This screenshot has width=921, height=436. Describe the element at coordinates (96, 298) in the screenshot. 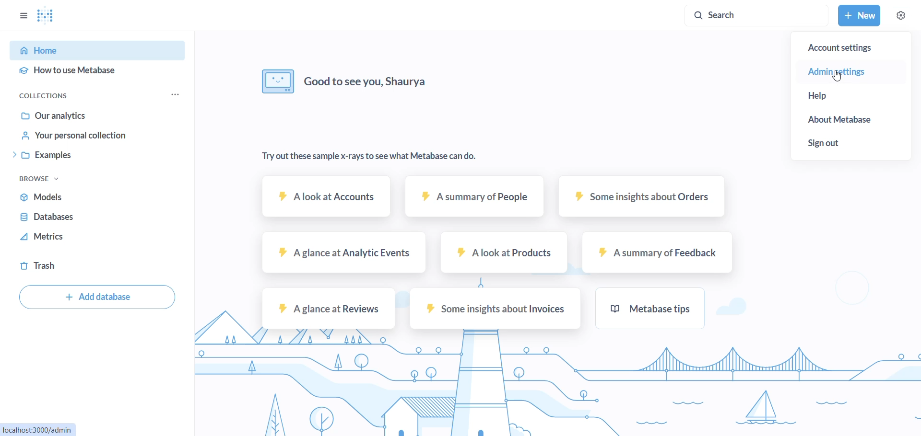

I see `add database` at that location.